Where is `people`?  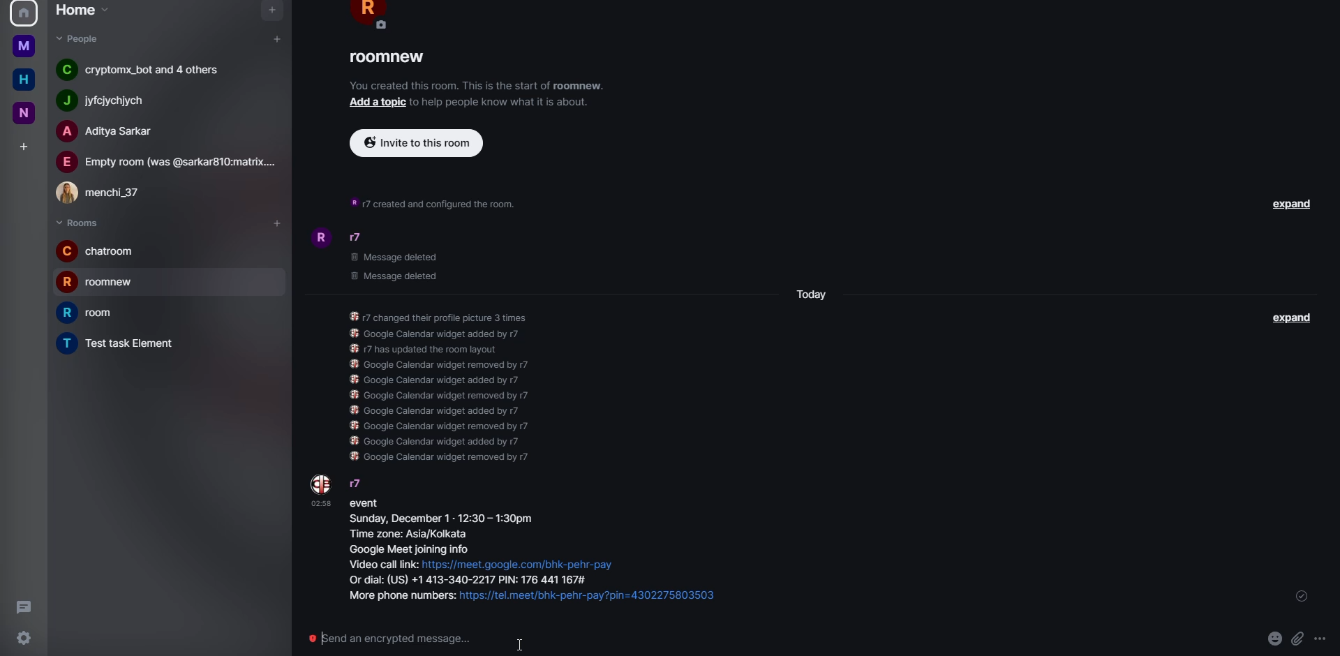 people is located at coordinates (169, 162).